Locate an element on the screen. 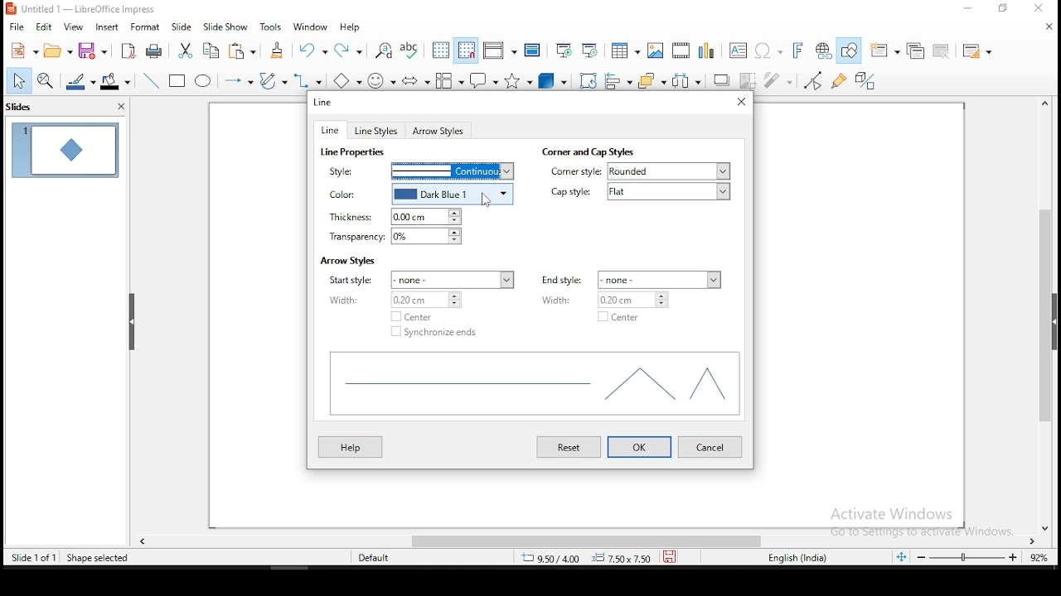 The height and width of the screenshot is (596, 1061). 9.50/4.00 7.50x7.50 is located at coordinates (579, 559).